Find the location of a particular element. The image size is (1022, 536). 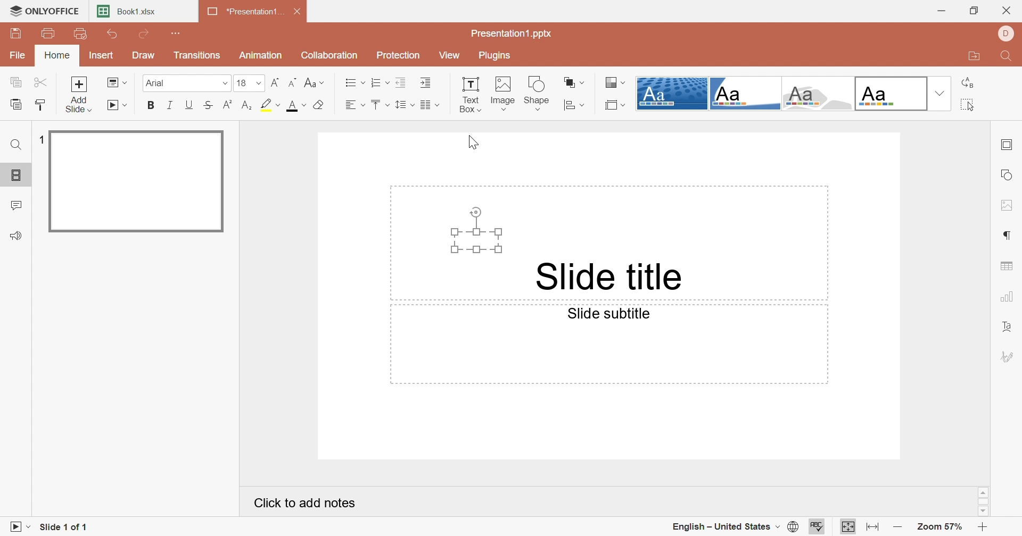

Slide is located at coordinates (136, 181).